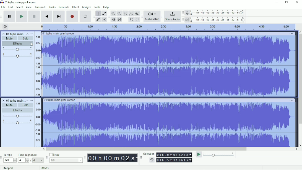 Image resolution: width=302 pixels, height=170 pixels. I want to click on 00 h 00 m 00.00s, so click(174, 160).